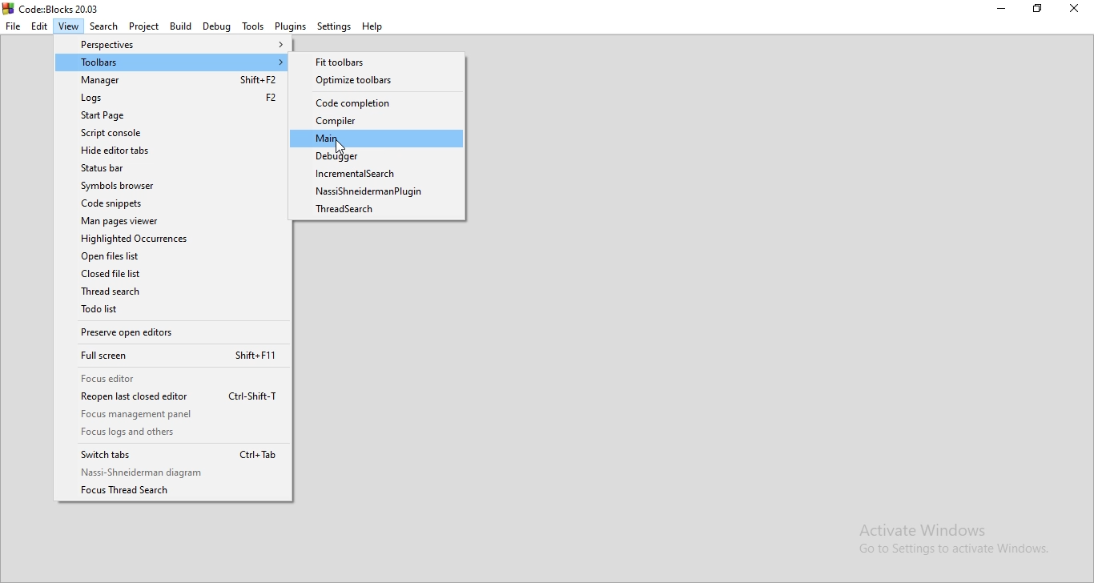 This screenshot has width=1094, height=583. I want to click on Focus editor, so click(178, 380).